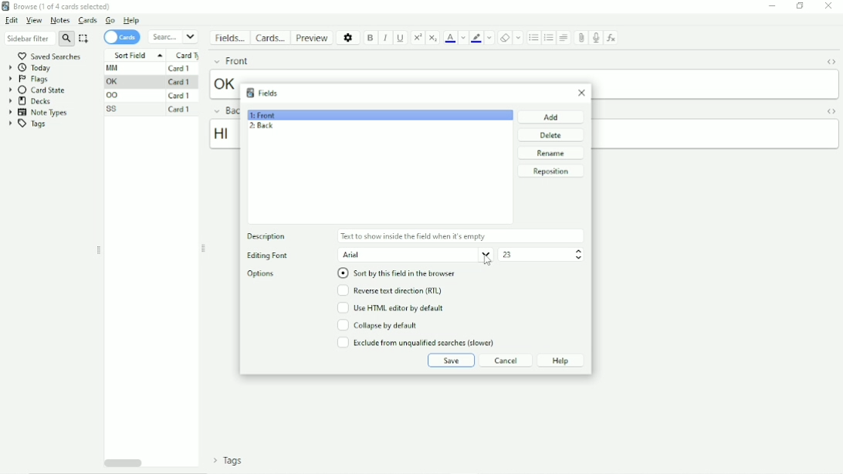 This screenshot has height=474, width=843. I want to click on Resize, so click(205, 248).